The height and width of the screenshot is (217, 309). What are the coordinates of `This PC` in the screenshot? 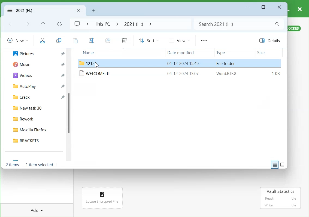 It's located at (101, 24).